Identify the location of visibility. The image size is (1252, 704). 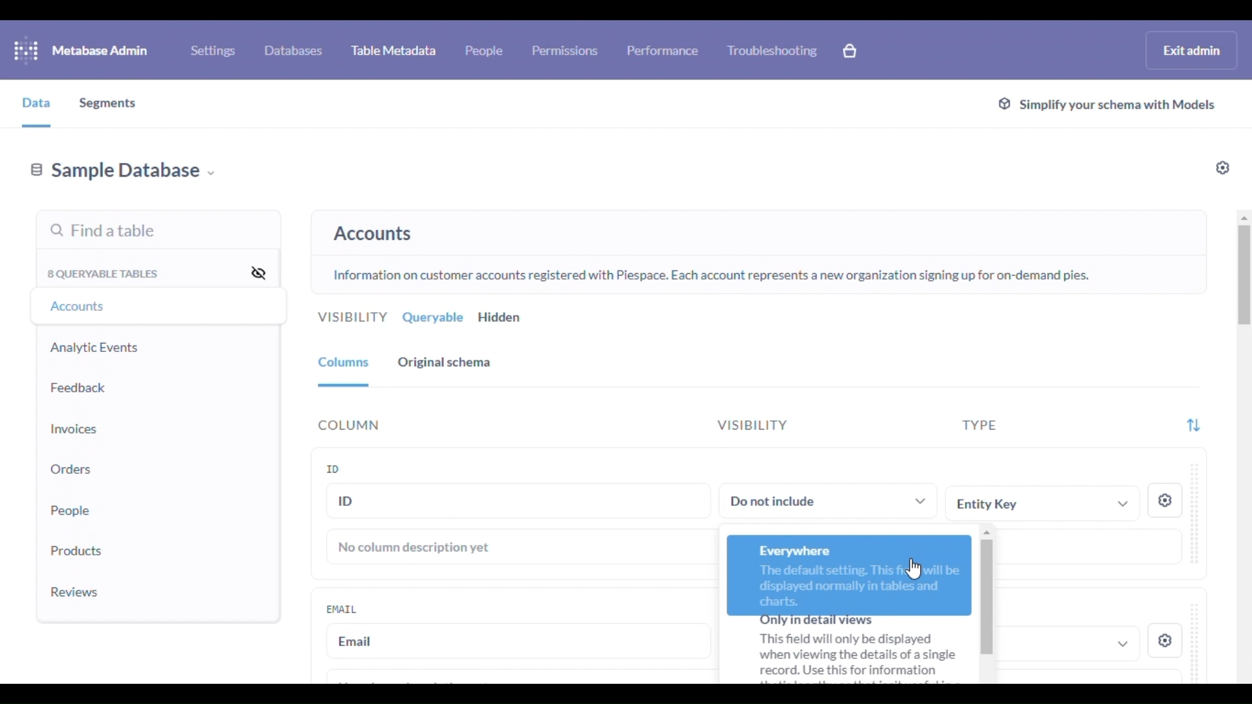
(352, 317).